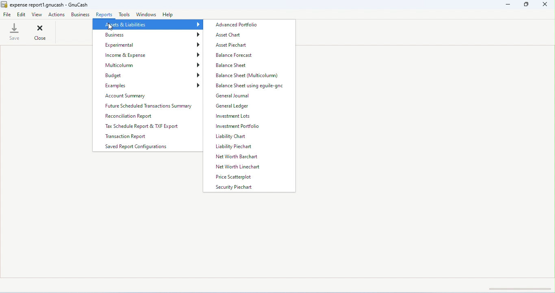 Image resolution: width=555 pixels, height=293 pixels. Describe the element at coordinates (231, 45) in the screenshot. I see `asset piechart` at that location.